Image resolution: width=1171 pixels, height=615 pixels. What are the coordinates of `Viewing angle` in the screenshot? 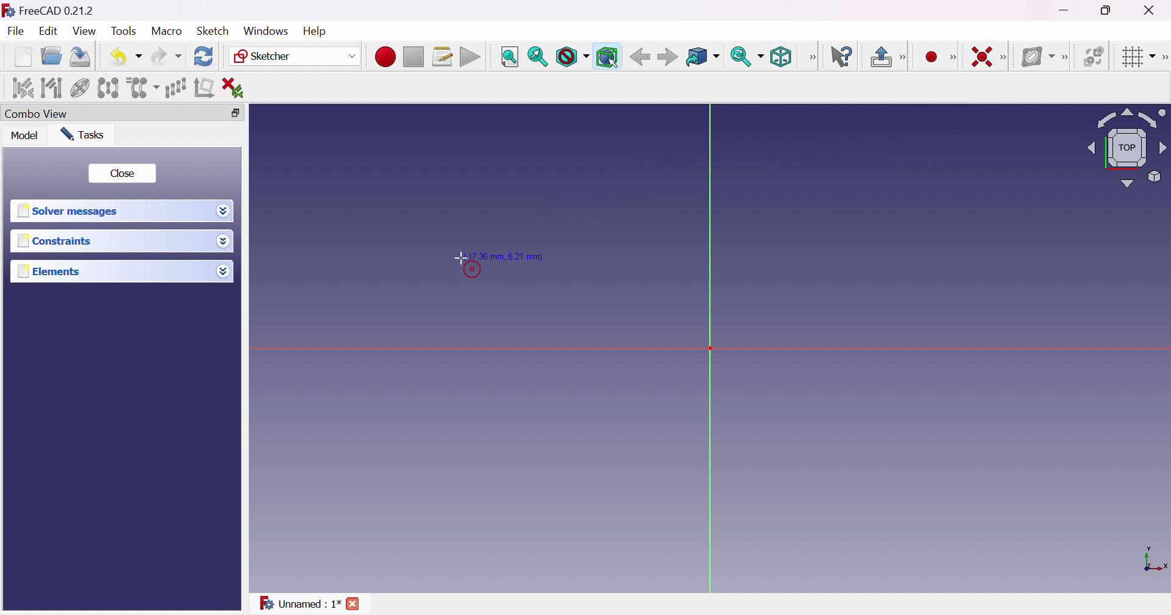 It's located at (1127, 147).